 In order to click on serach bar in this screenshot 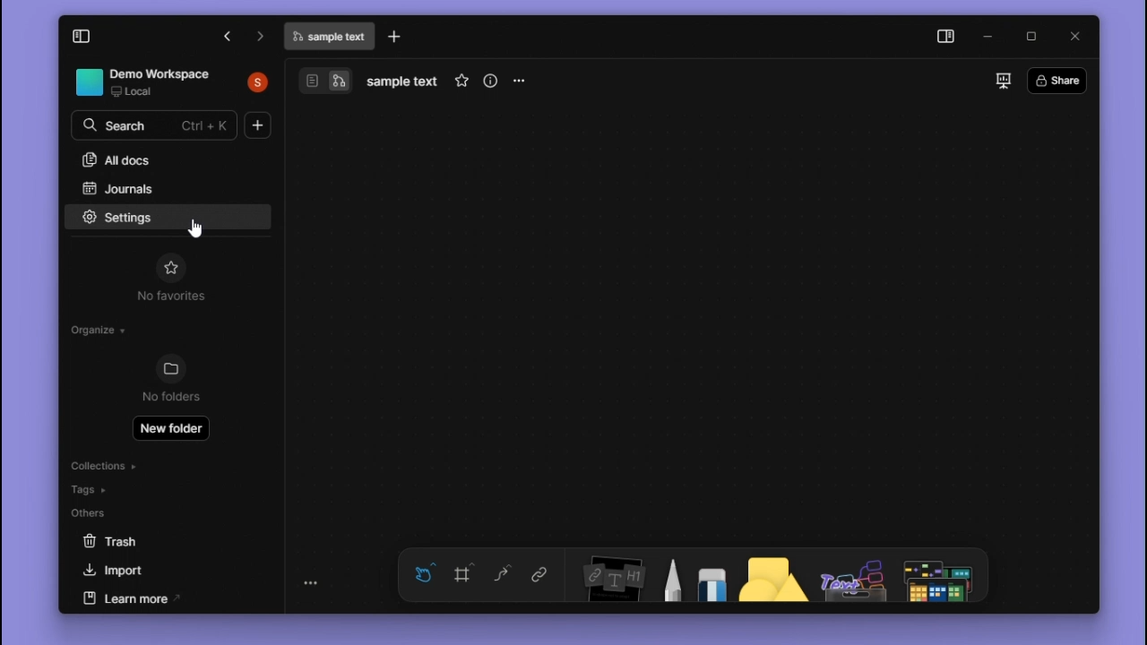, I will do `click(158, 127)`.